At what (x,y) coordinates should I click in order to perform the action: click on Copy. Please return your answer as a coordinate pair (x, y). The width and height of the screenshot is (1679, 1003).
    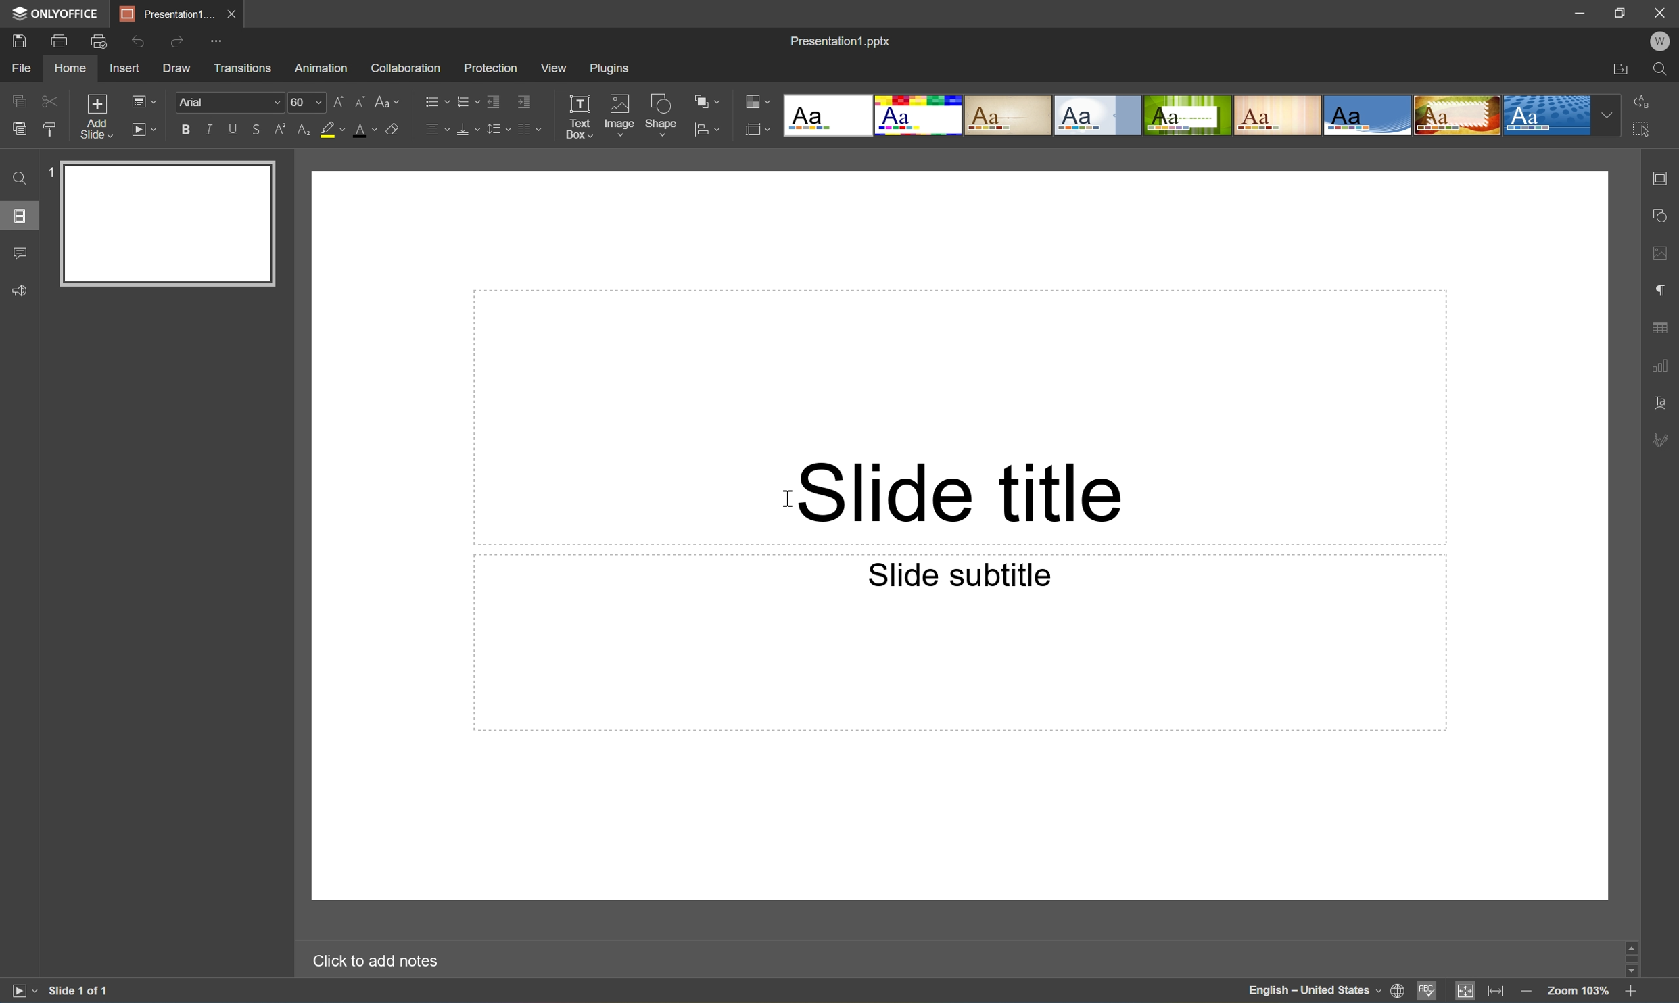
    Looking at the image, I should click on (16, 99).